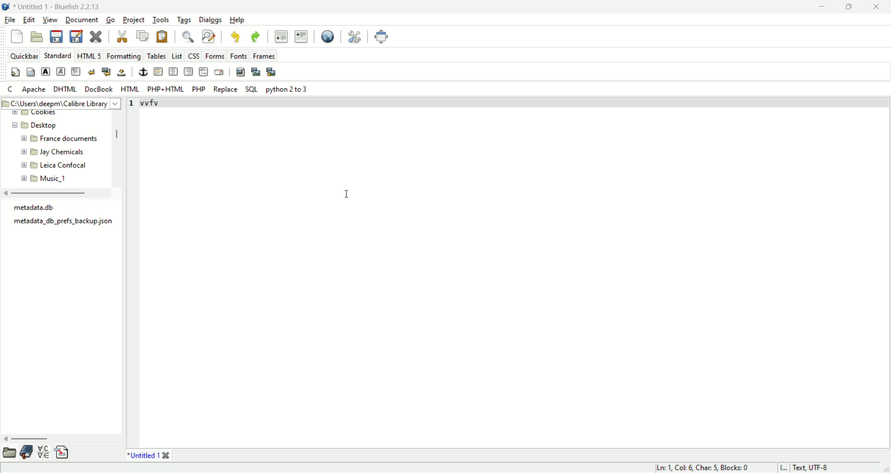 This screenshot has width=891, height=473. I want to click on advanced find and replace, so click(209, 36).